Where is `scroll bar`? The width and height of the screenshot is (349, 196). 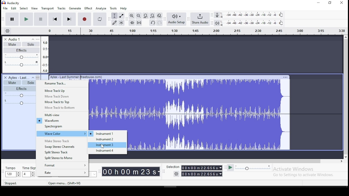
scroll bar is located at coordinates (215, 161).